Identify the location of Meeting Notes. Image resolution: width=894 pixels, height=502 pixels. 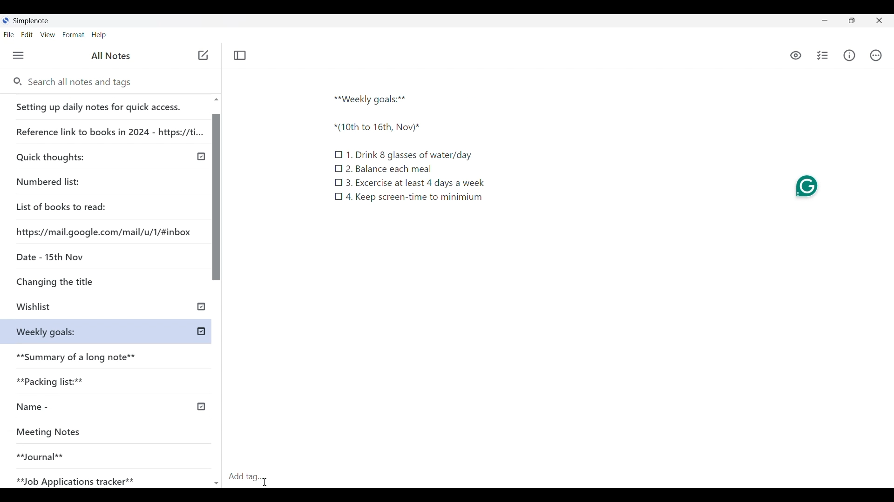
(94, 433).